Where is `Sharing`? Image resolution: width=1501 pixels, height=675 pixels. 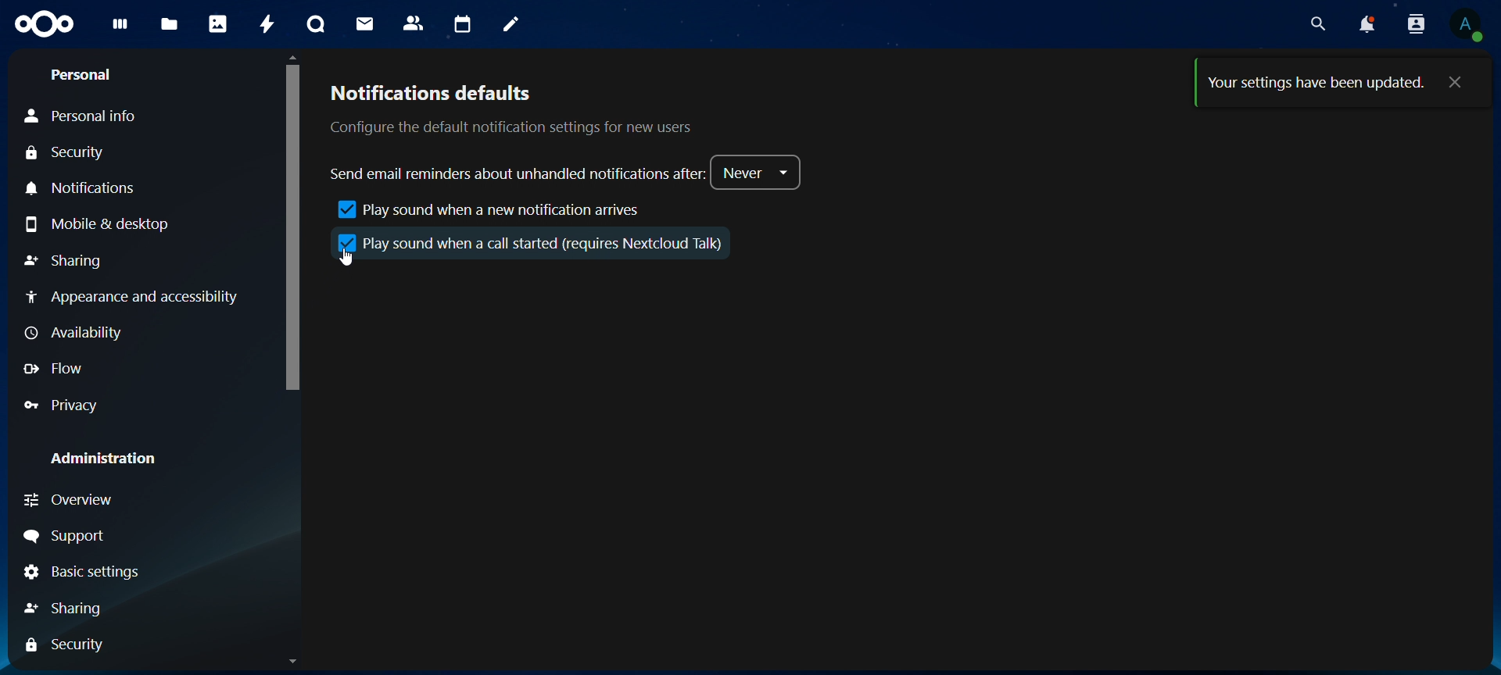 Sharing is located at coordinates (63, 609).